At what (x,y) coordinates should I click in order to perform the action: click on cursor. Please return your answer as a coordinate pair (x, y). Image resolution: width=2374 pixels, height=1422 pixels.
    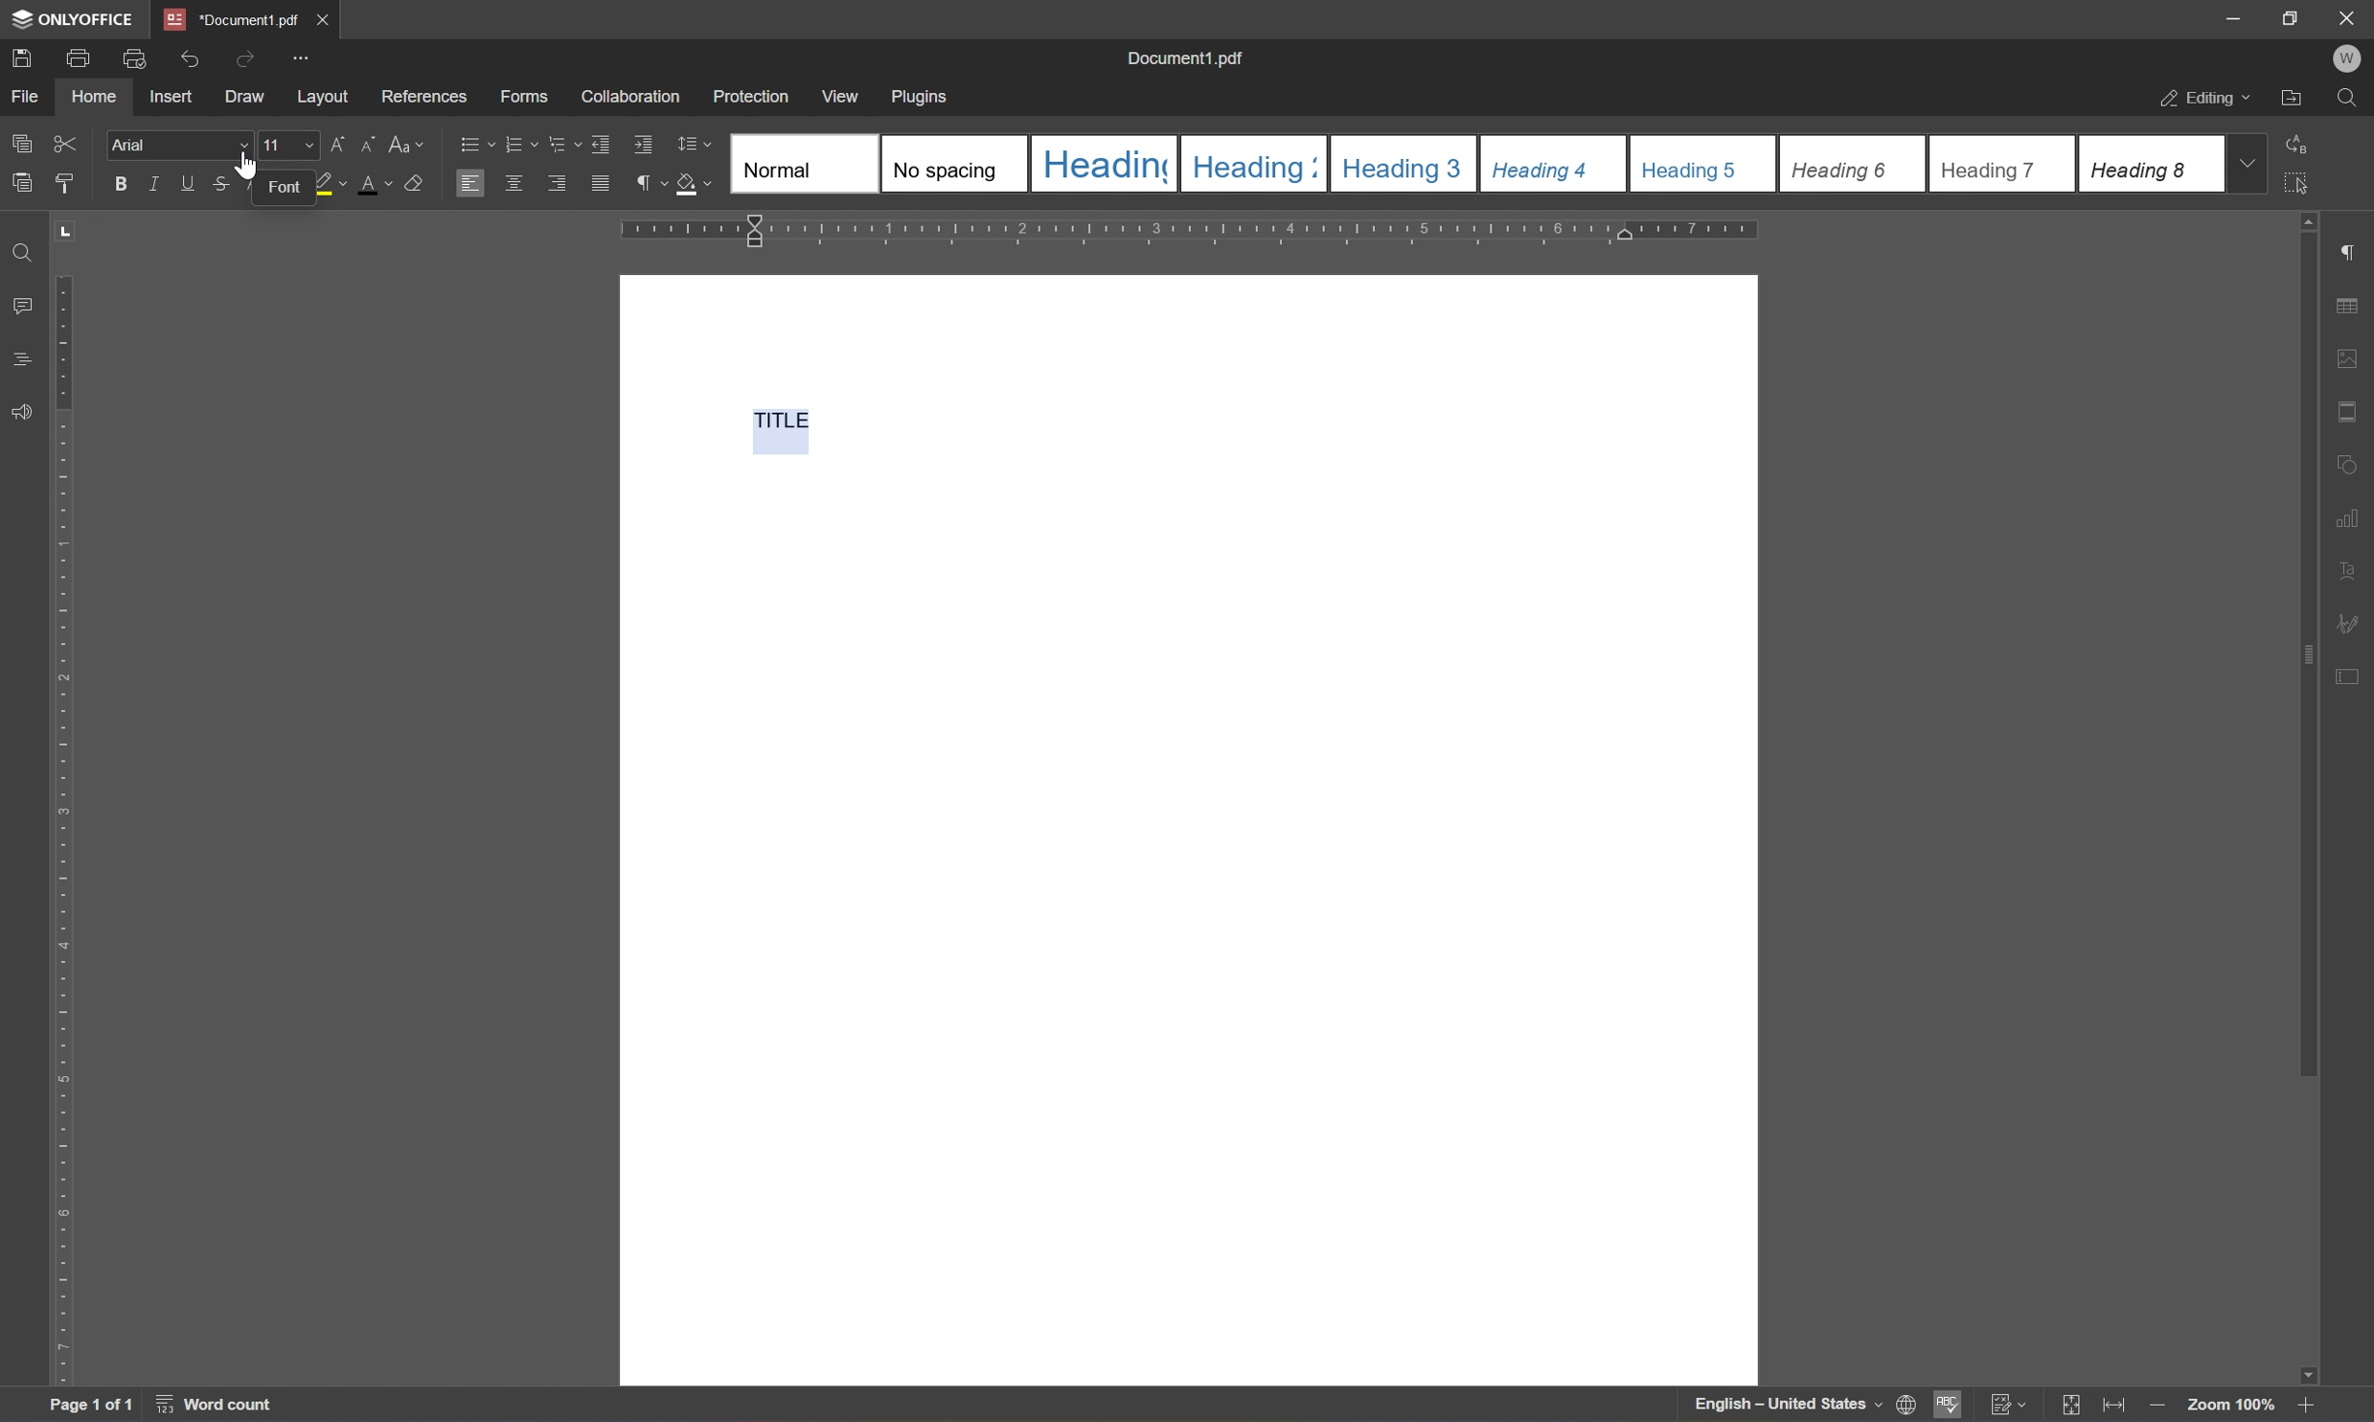
    Looking at the image, I should click on (245, 163).